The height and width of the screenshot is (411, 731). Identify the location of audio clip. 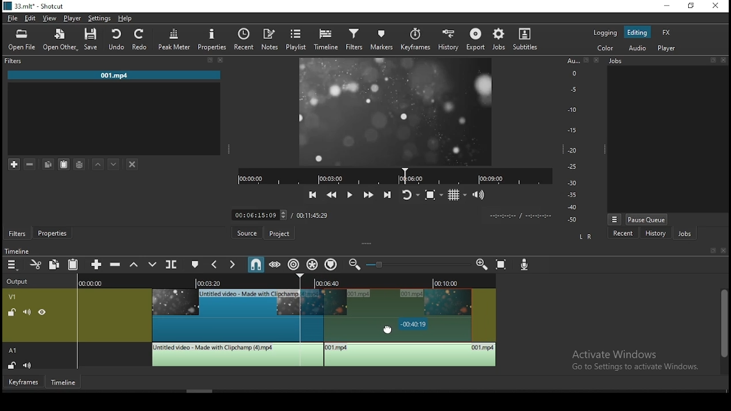
(236, 354).